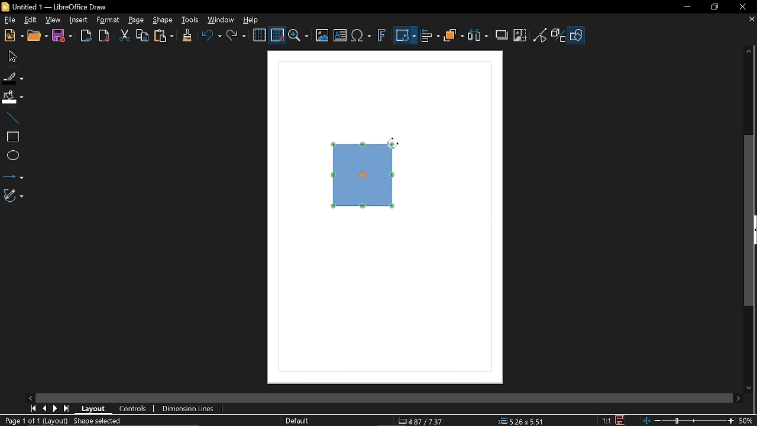 The width and height of the screenshot is (757, 426). I want to click on Snap to grid, so click(278, 35).